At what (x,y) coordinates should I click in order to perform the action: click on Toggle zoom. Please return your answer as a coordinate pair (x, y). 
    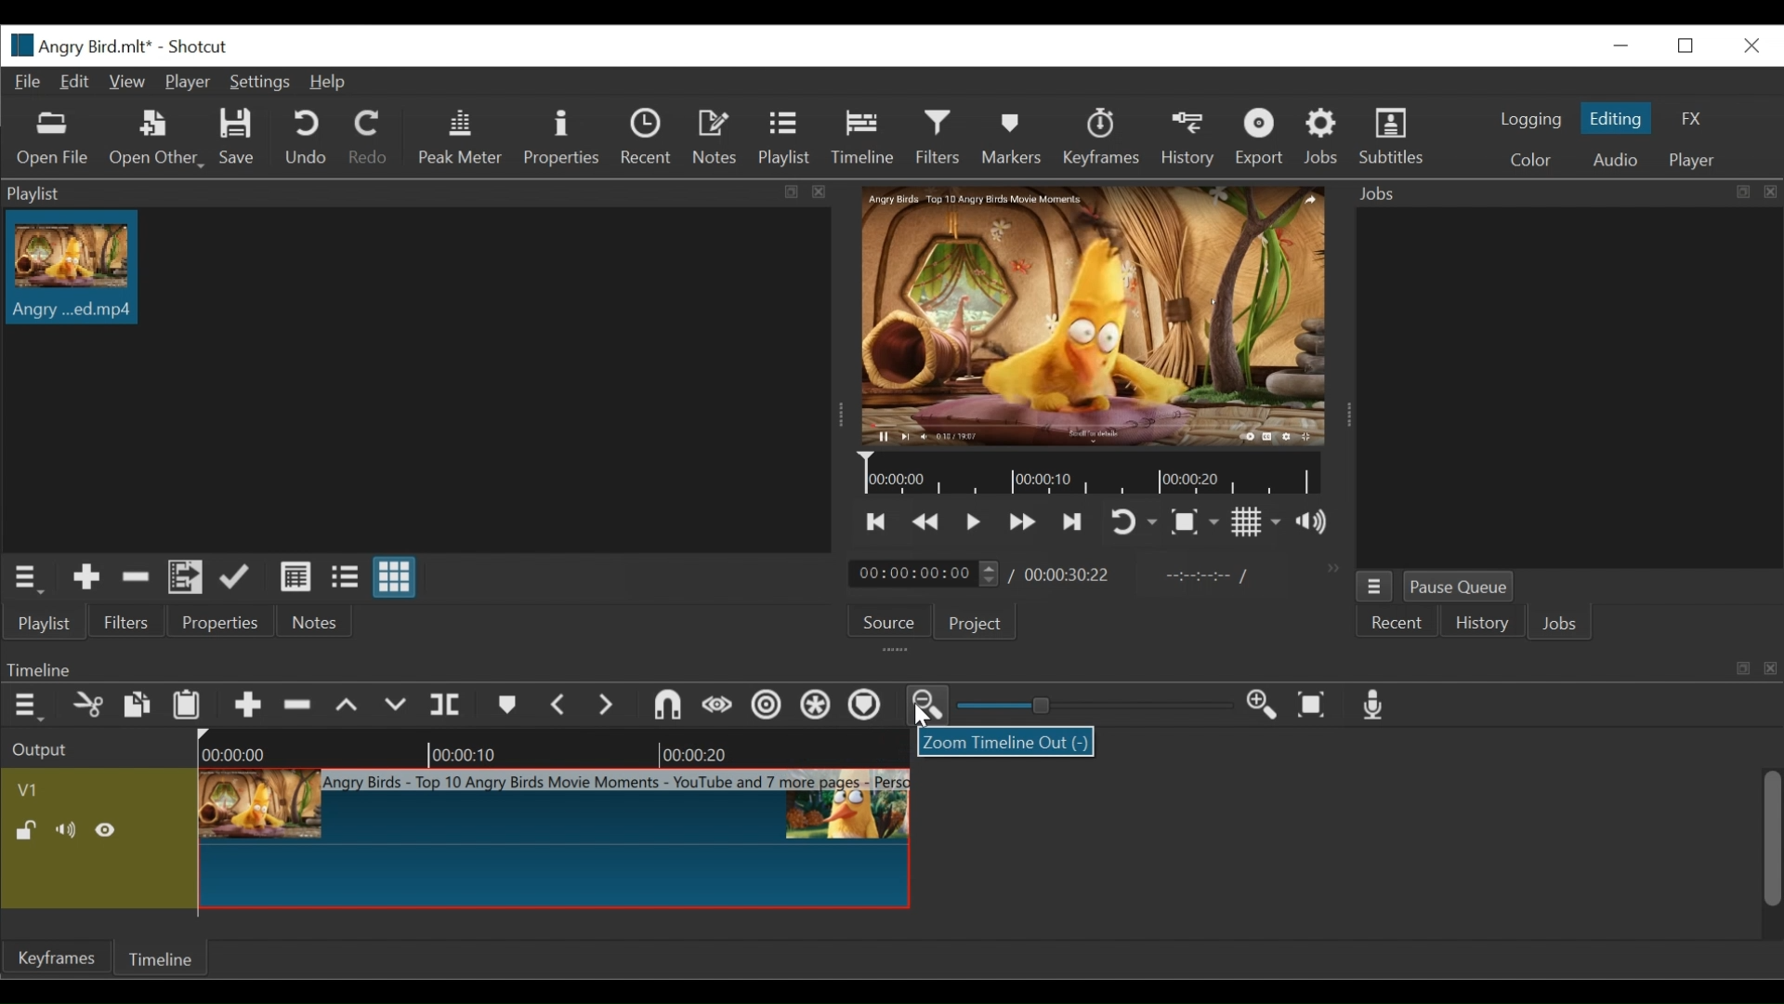
    Looking at the image, I should click on (1197, 524).